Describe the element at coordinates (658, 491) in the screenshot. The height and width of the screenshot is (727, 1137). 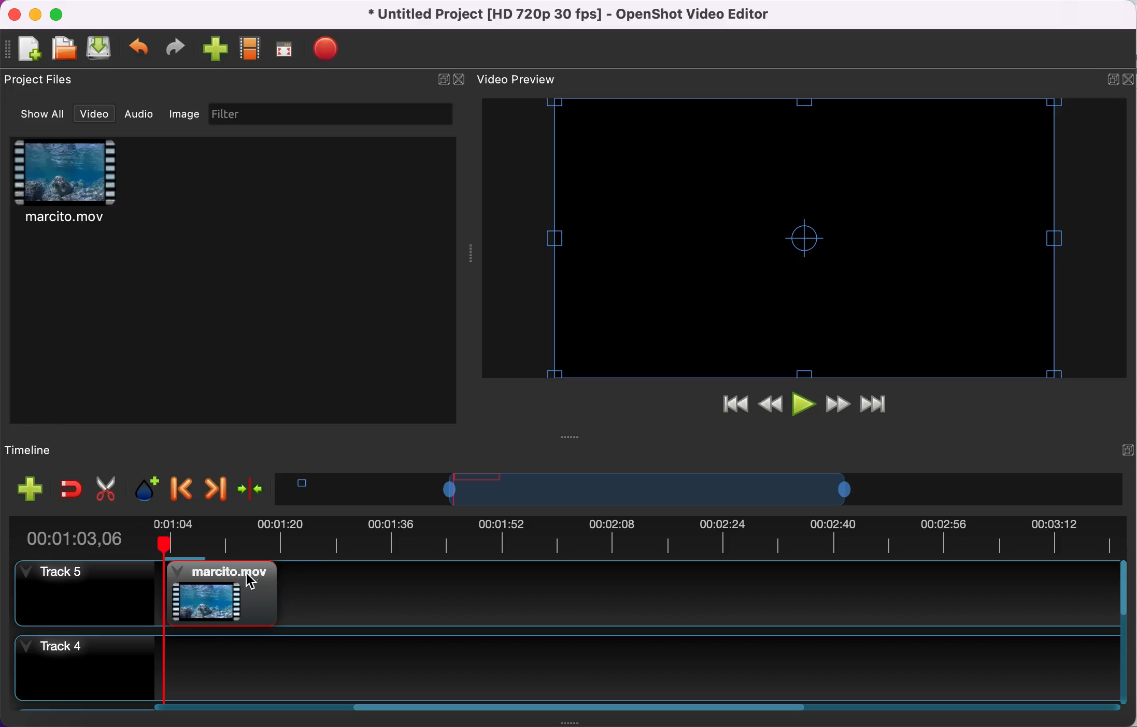
I see `timeline` at that location.